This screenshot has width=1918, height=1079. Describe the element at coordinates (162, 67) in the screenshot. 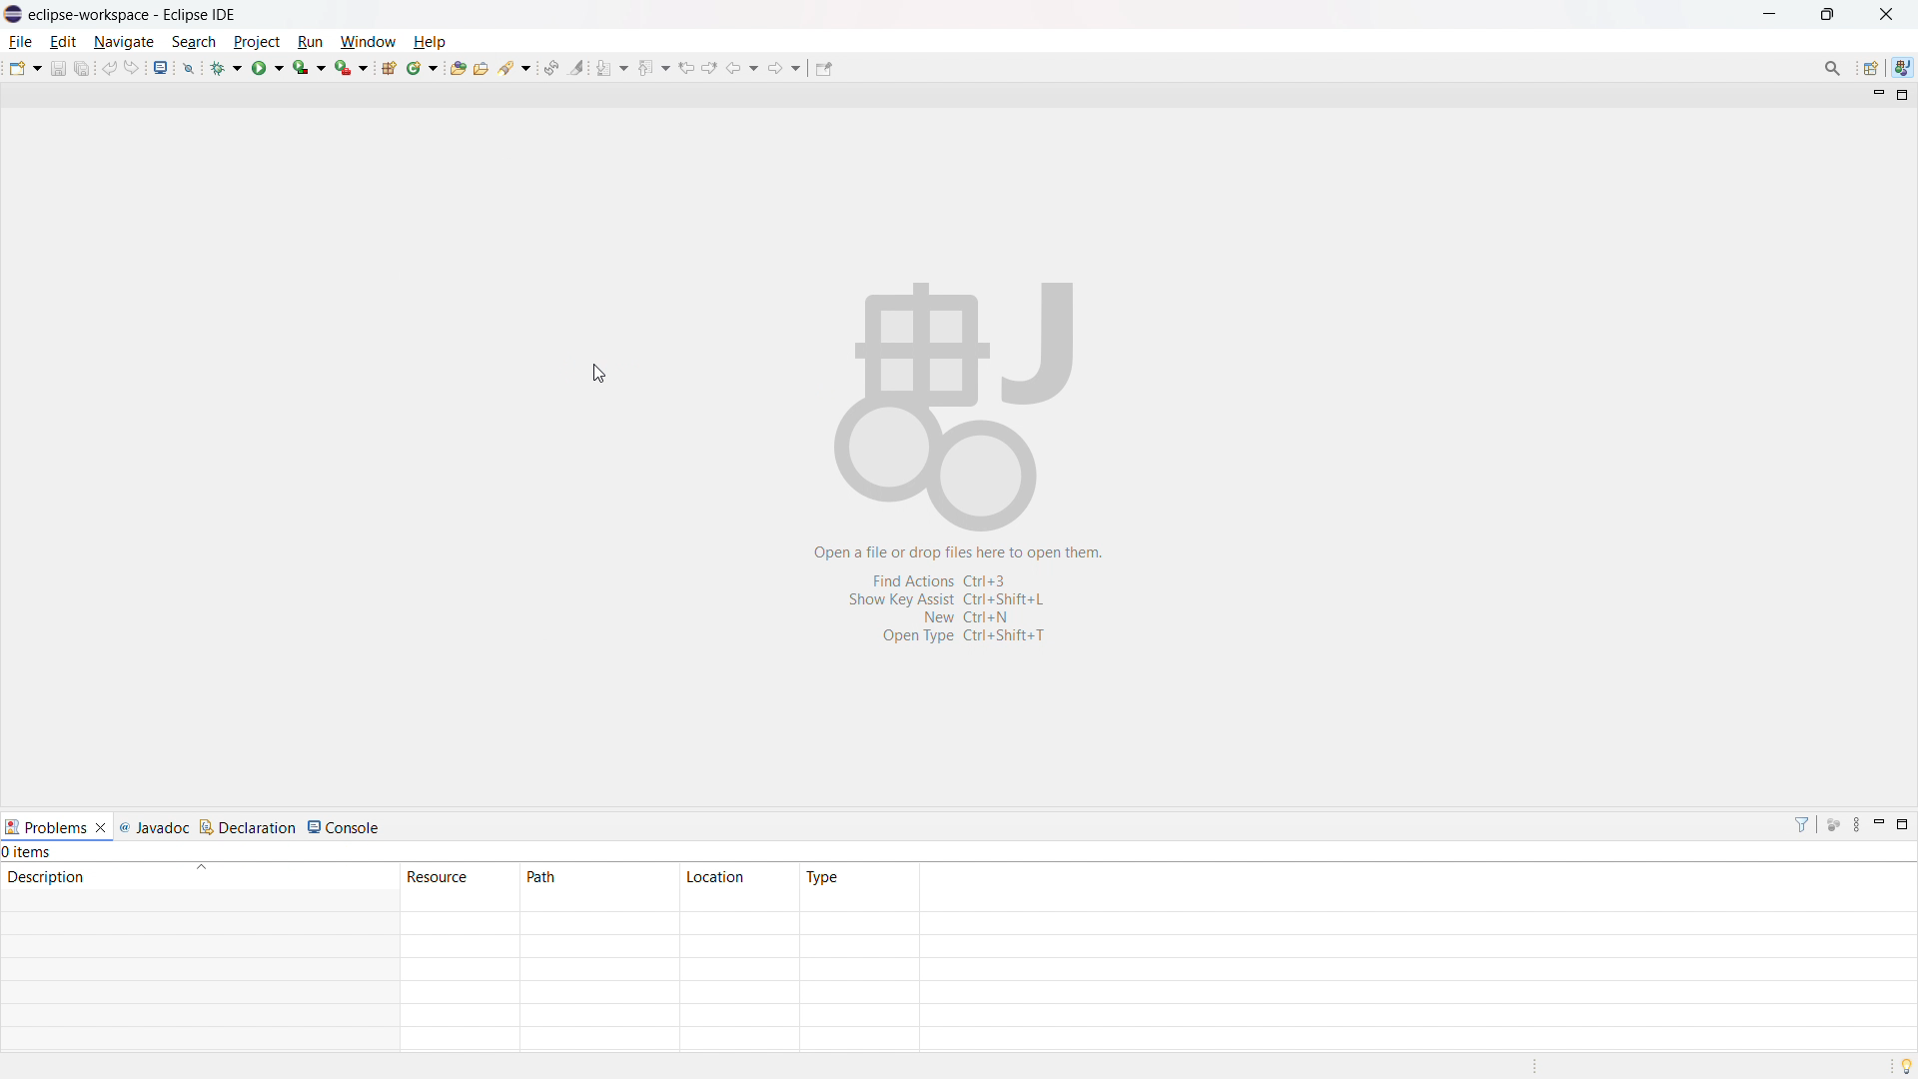

I see `open console` at that location.